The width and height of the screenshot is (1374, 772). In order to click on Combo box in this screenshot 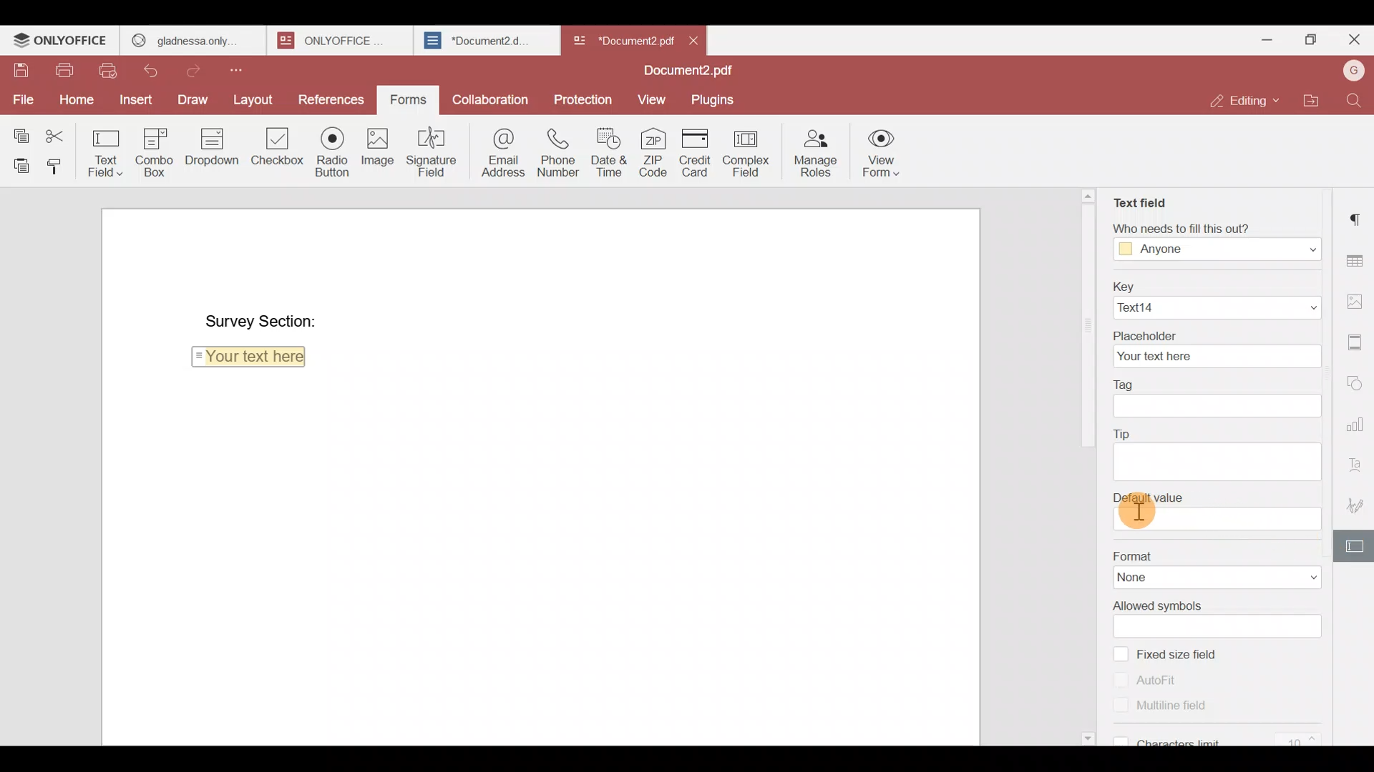, I will do `click(152, 152)`.